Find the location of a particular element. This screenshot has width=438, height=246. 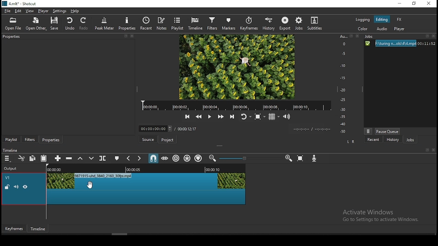

view is located at coordinates (29, 11).